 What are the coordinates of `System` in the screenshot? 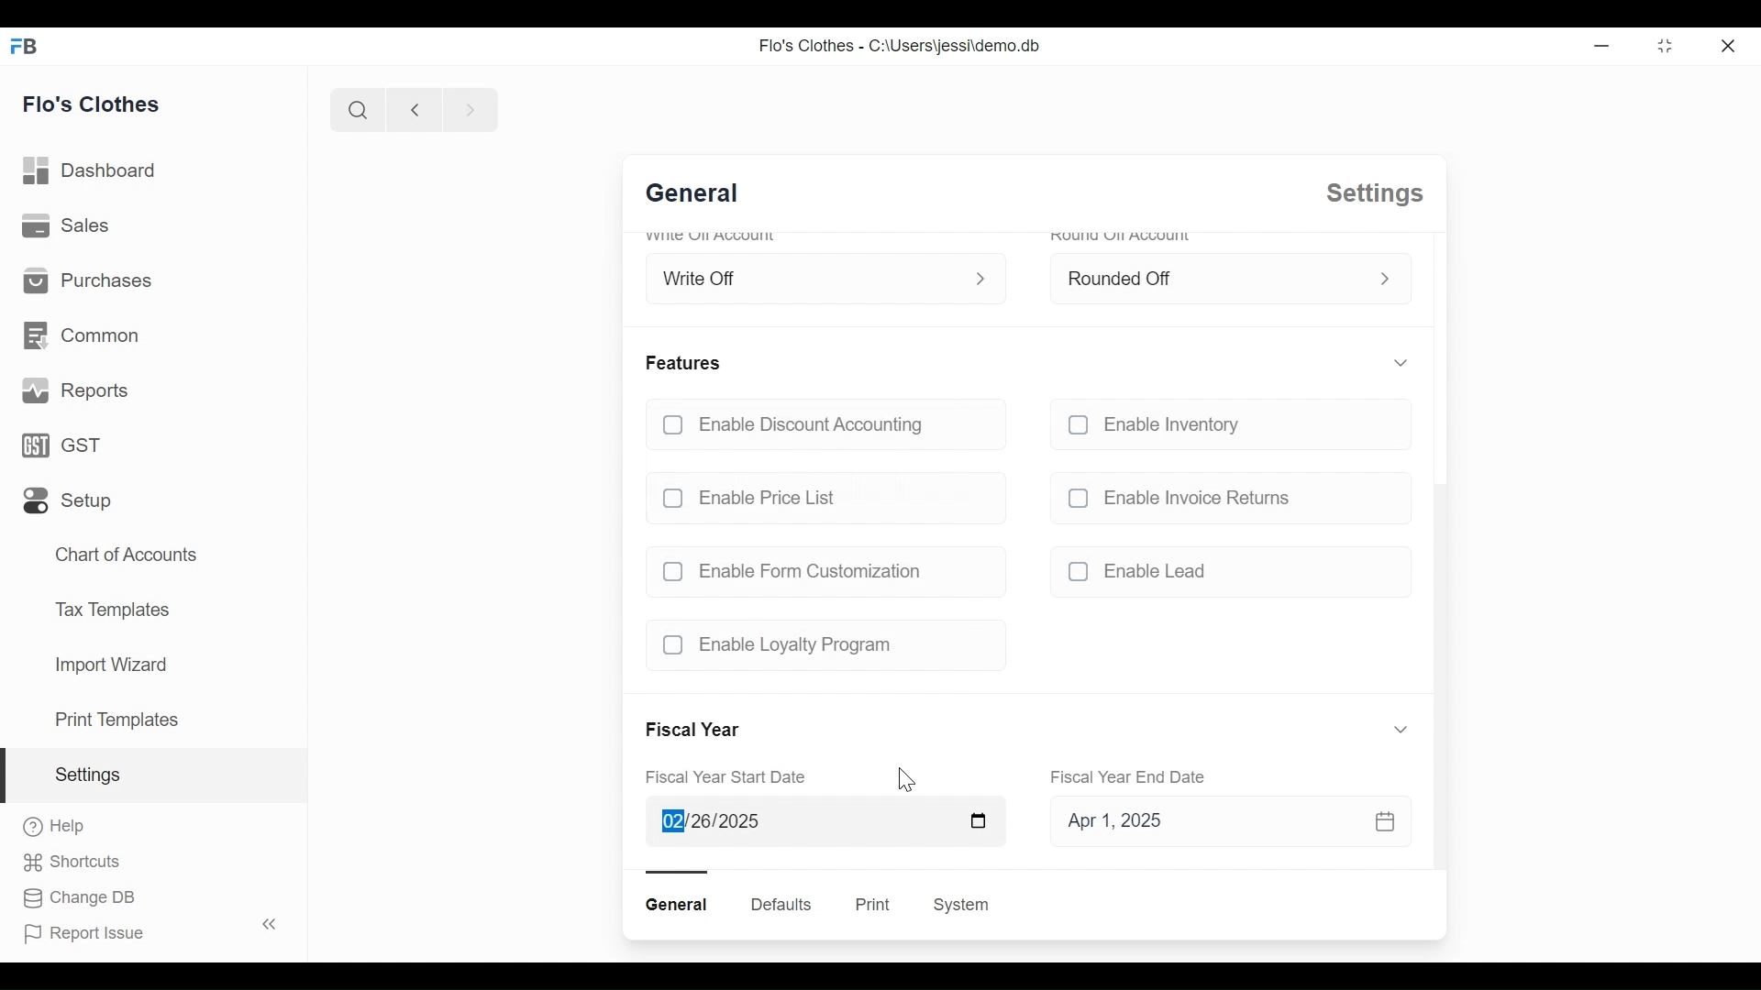 It's located at (965, 905).